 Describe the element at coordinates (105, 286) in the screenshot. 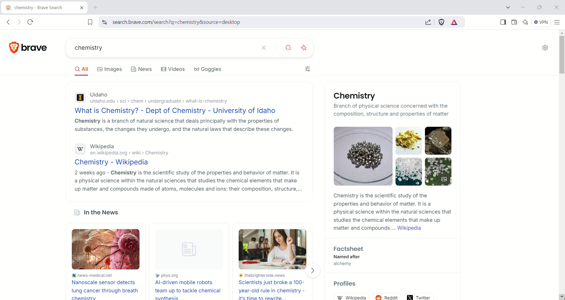

I see `News-medical.net Nanoscale sensor detects lung cancer through breath chemistry` at that location.